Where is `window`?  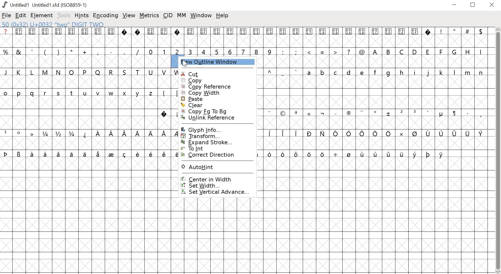 window is located at coordinates (201, 16).